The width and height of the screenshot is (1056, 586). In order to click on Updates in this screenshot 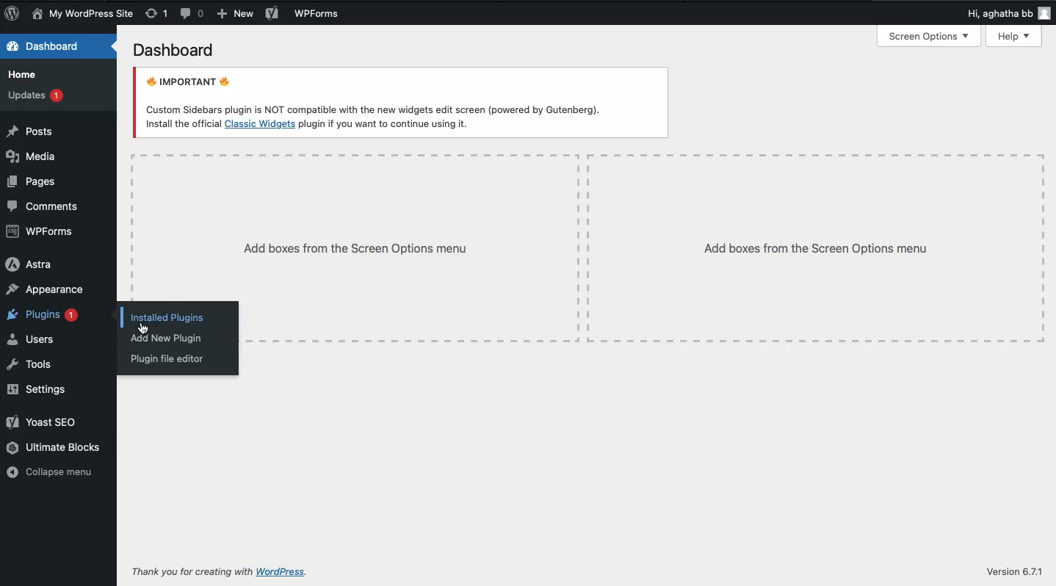, I will do `click(35, 94)`.